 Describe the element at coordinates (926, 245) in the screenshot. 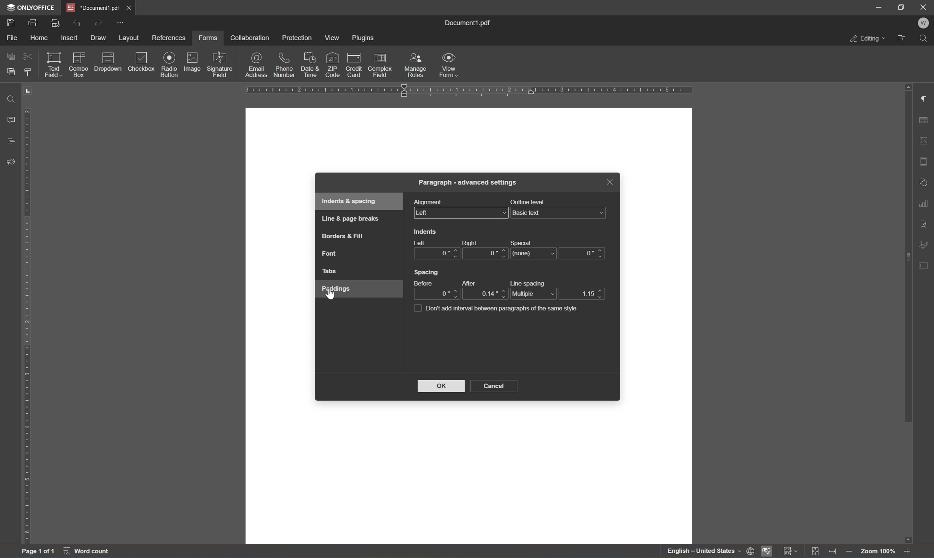

I see `signature settings` at that location.